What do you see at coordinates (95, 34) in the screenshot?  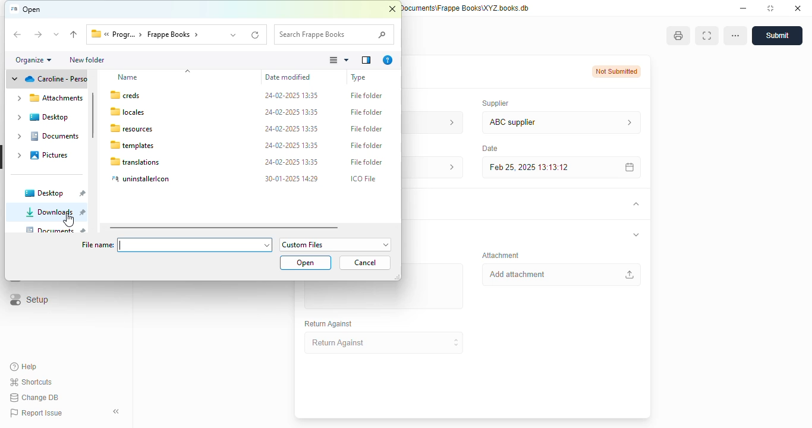 I see `file icon` at bounding box center [95, 34].